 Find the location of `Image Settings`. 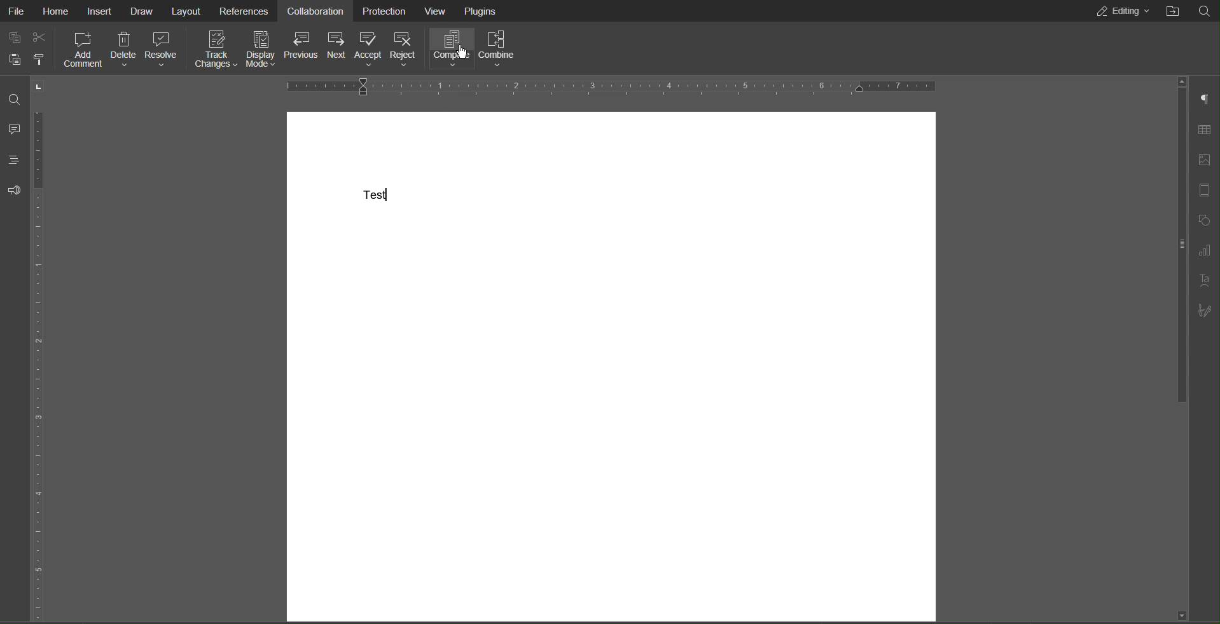

Image Settings is located at coordinates (1204, 159).